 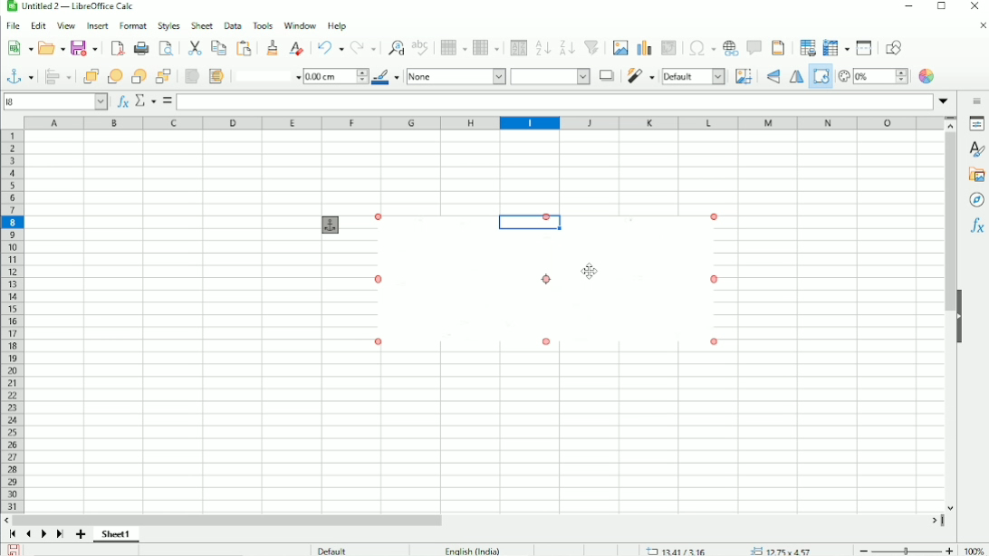 I want to click on Insert image, so click(x=619, y=48).